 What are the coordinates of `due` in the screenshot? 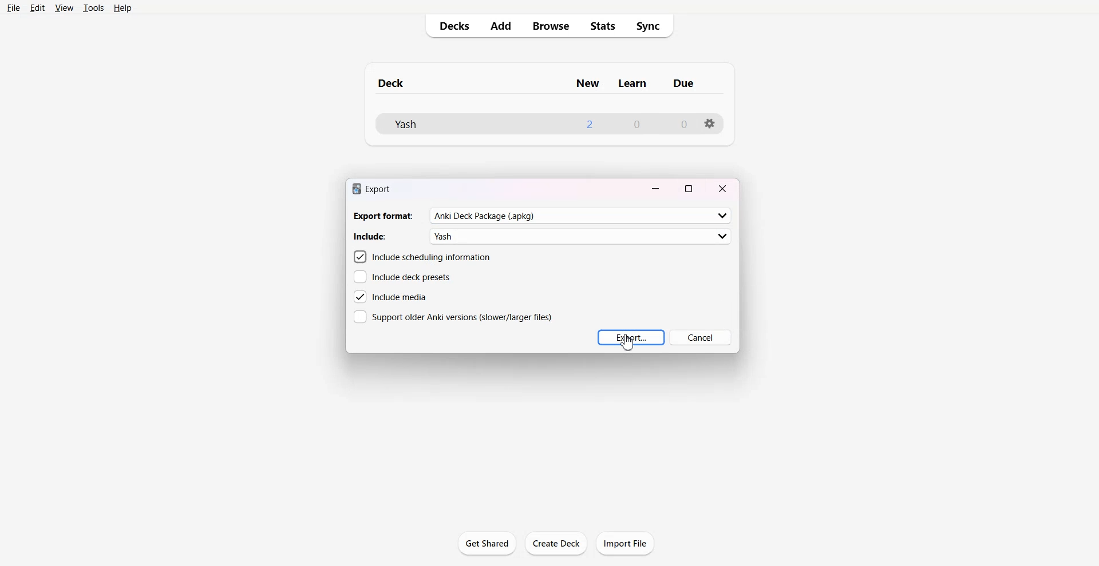 It's located at (685, 83).